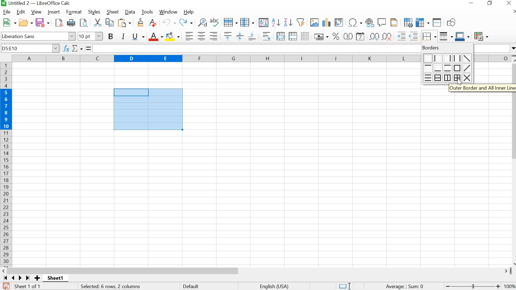 The image size is (516, 290). I want to click on UNDO, so click(169, 22).